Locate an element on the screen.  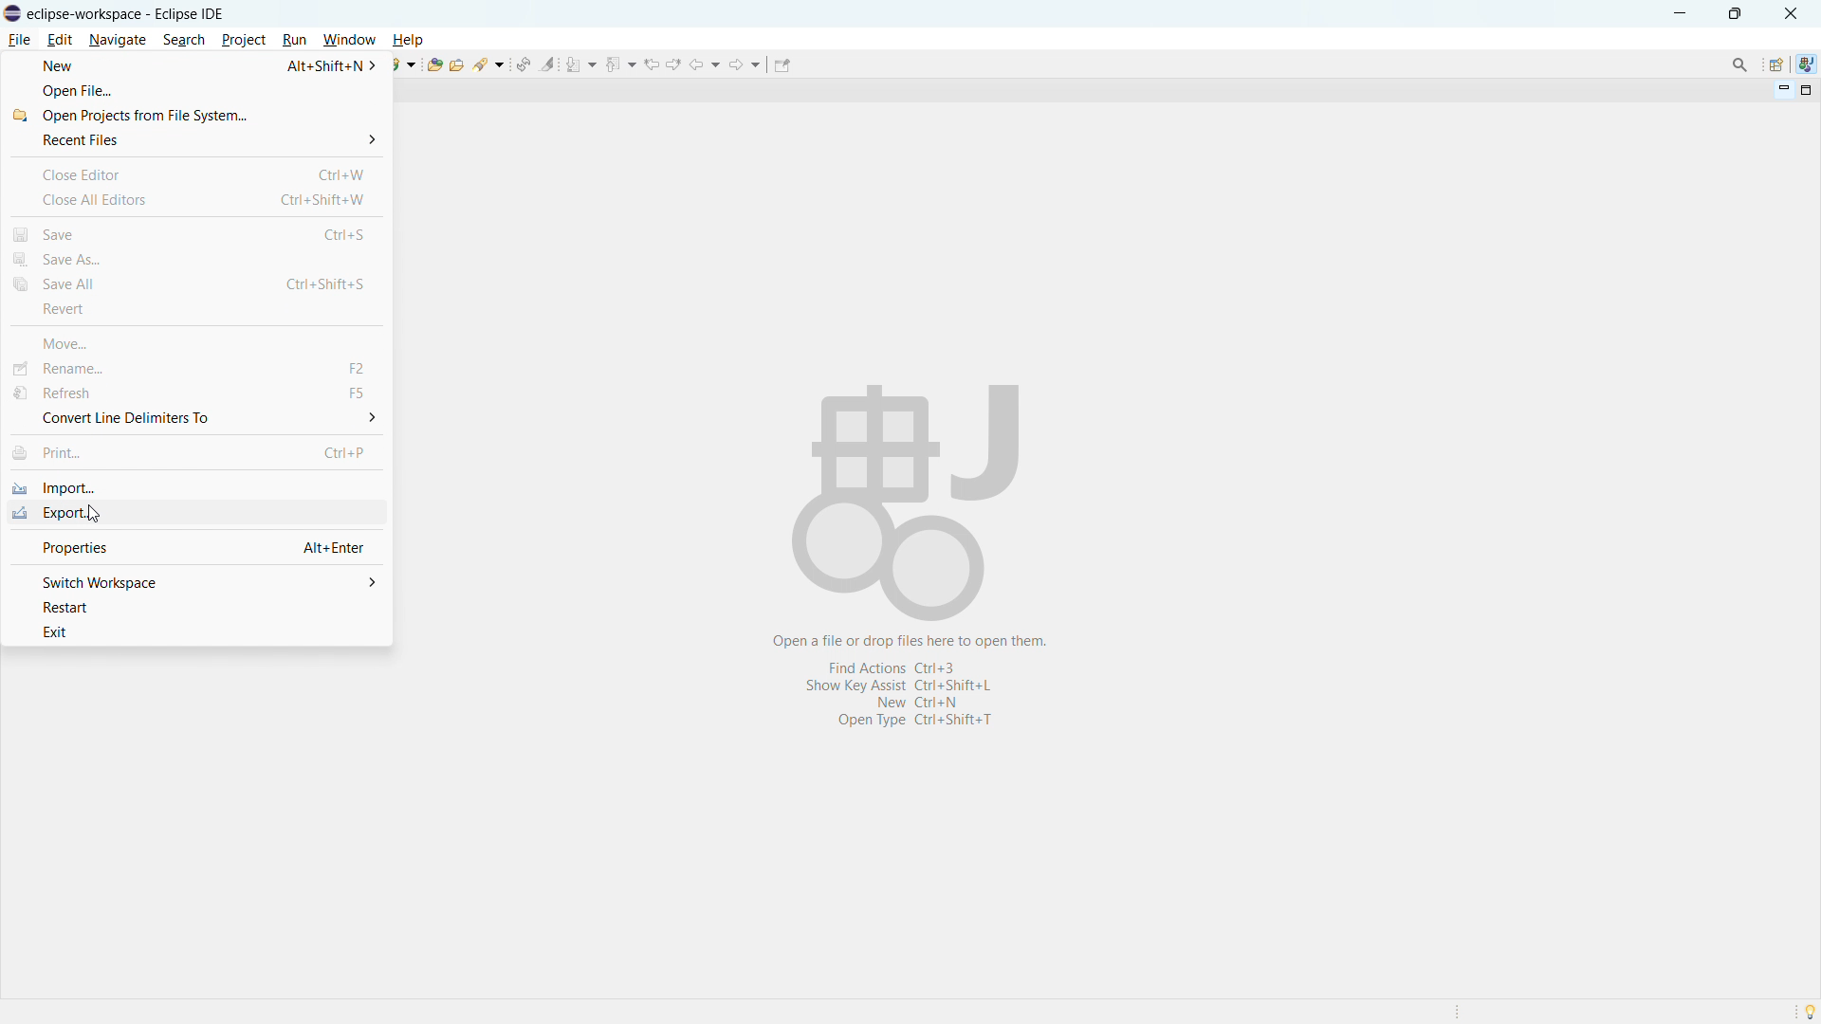
maximize view is located at coordinates (1807, 90).